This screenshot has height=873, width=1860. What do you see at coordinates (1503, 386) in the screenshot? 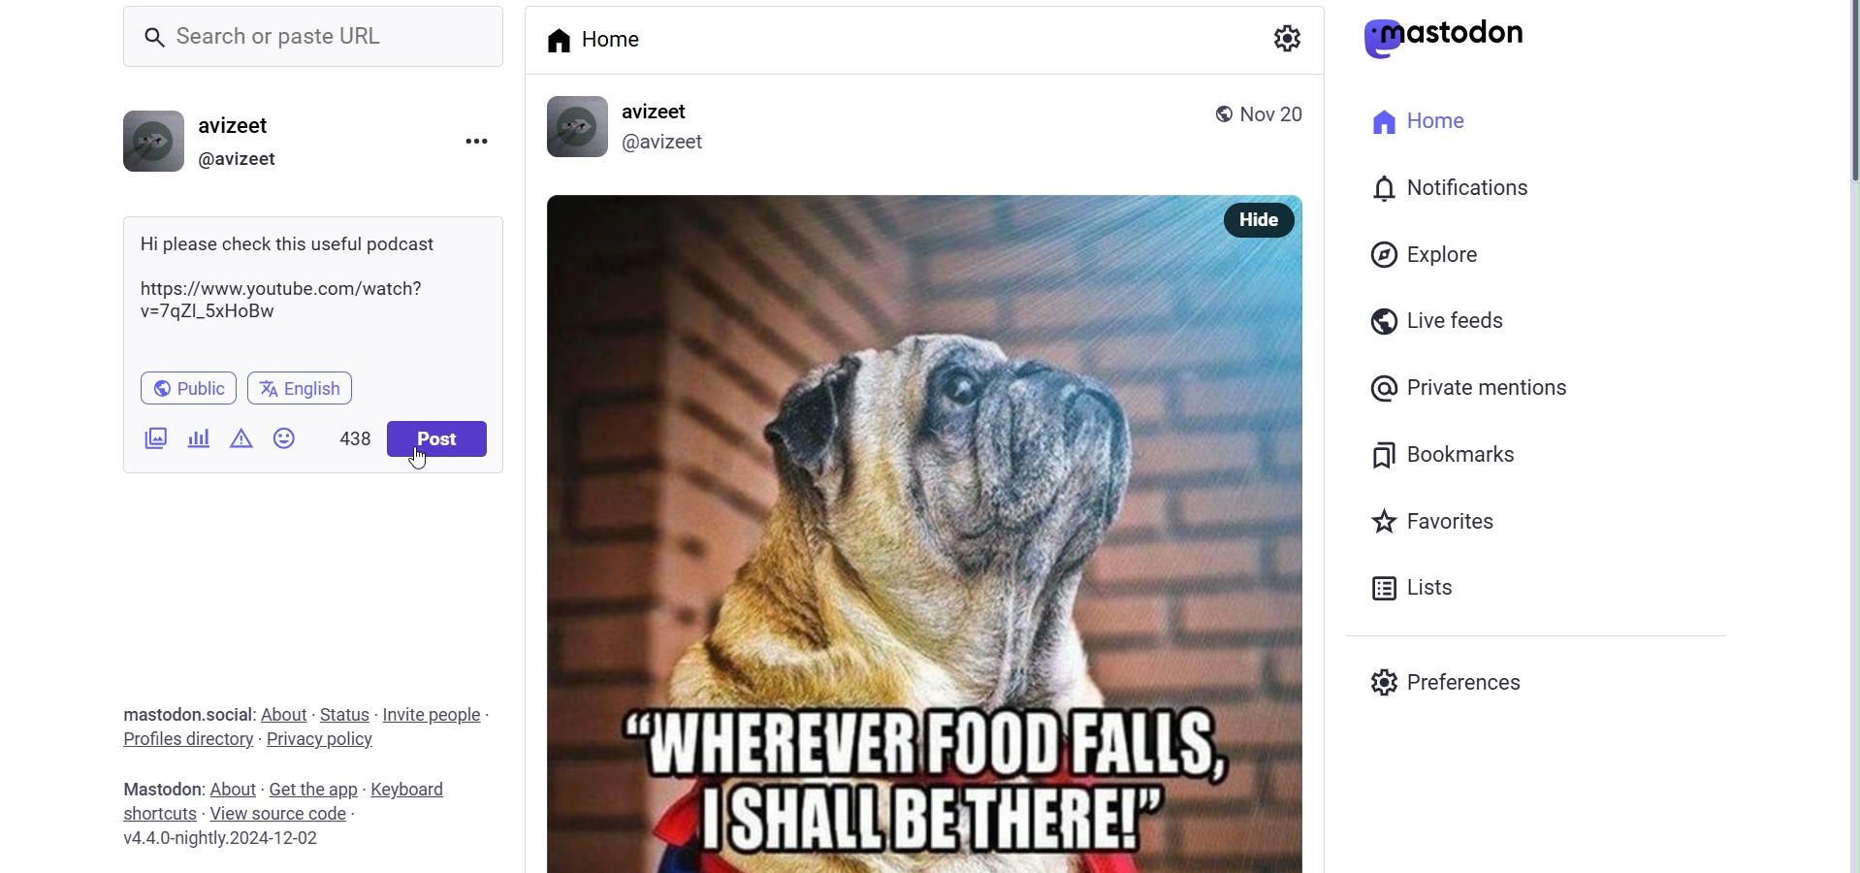
I see `private mentions` at bounding box center [1503, 386].